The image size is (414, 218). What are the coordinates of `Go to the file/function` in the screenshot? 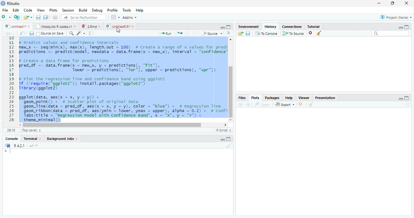 It's located at (84, 18).